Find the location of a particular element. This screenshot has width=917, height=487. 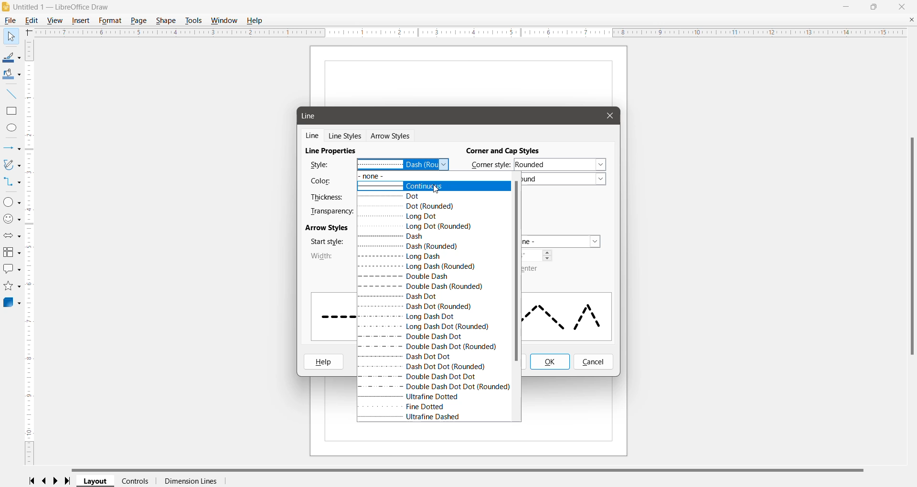

Window is located at coordinates (223, 21).